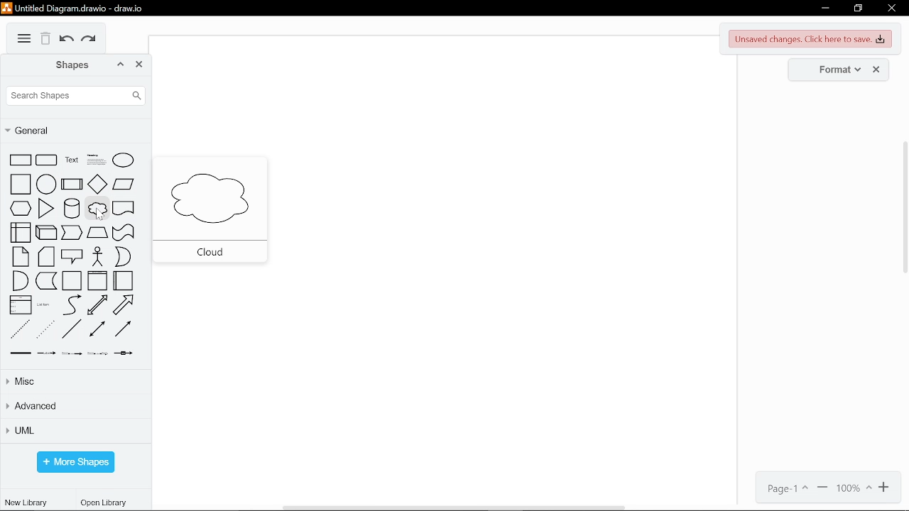 The height and width of the screenshot is (511, 909). I want to click on line, so click(72, 329).